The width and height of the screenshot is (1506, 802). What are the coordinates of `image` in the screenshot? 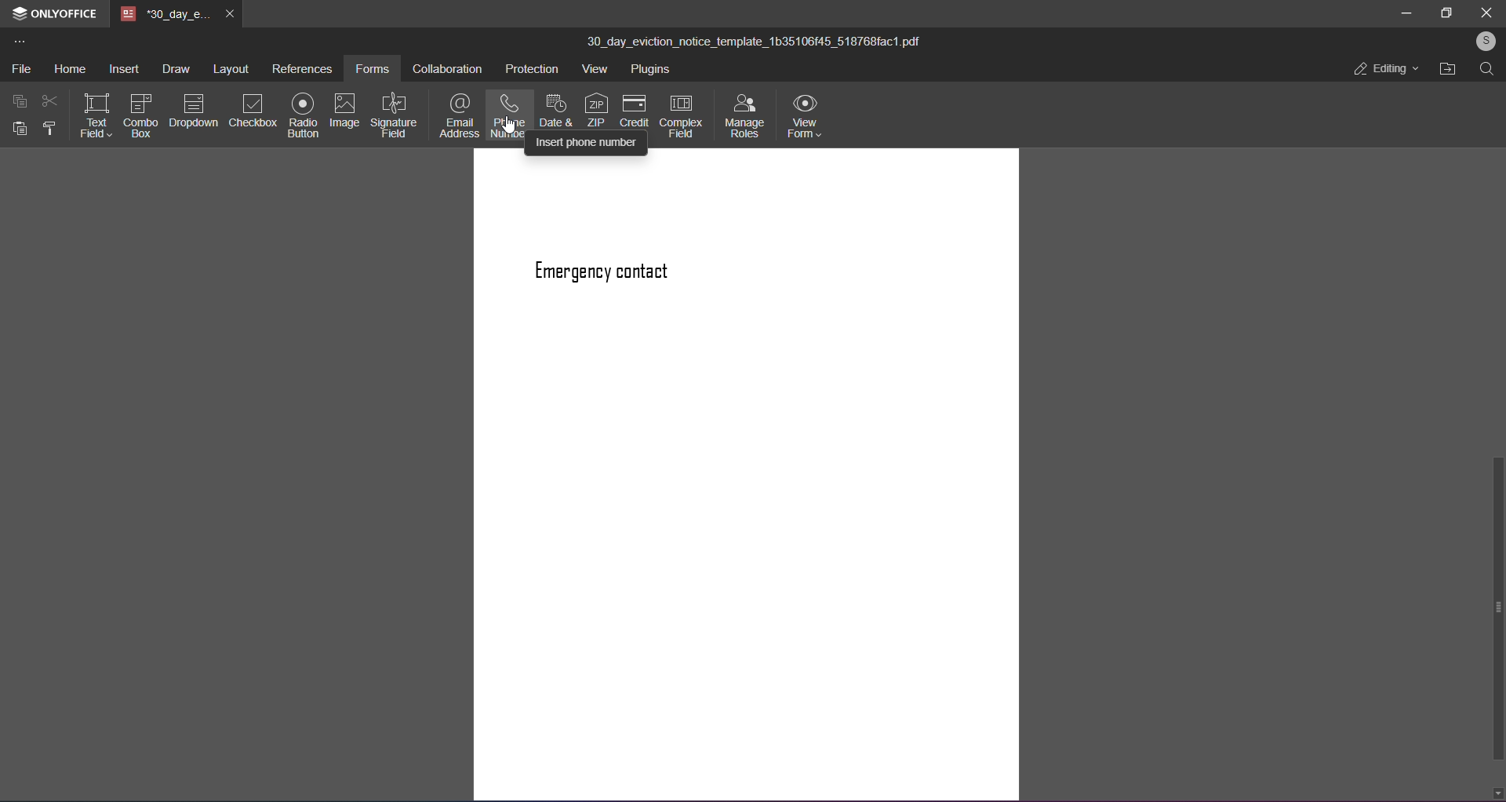 It's located at (347, 111).